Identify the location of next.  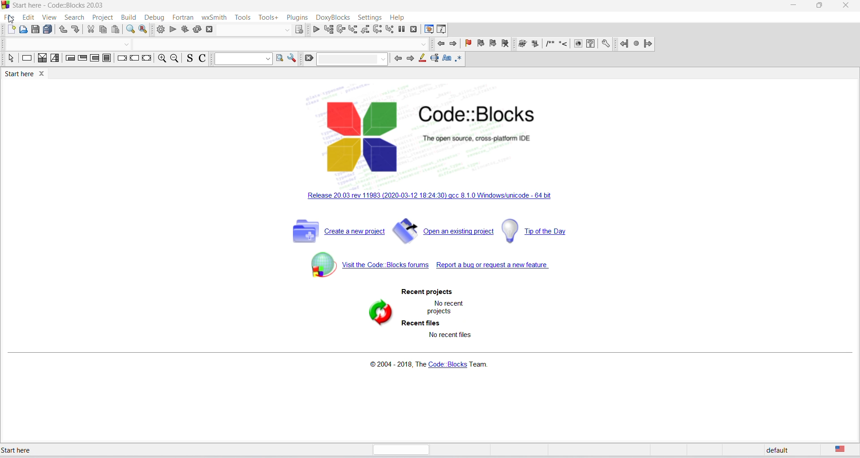
(410, 60).